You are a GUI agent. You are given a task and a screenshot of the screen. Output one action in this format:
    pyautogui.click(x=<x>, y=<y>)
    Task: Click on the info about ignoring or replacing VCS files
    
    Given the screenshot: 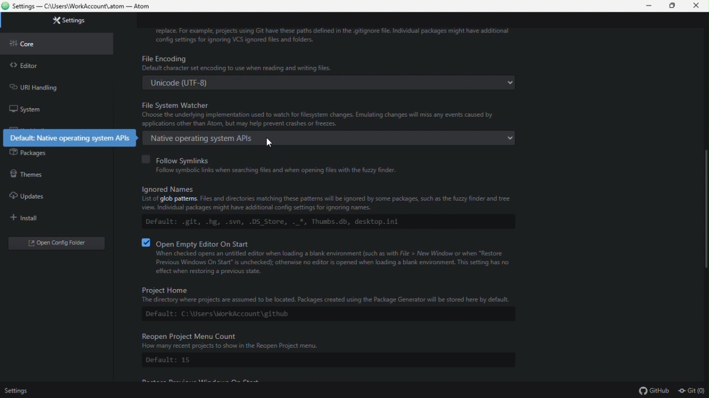 What is the action you would take?
    pyautogui.click(x=358, y=34)
    